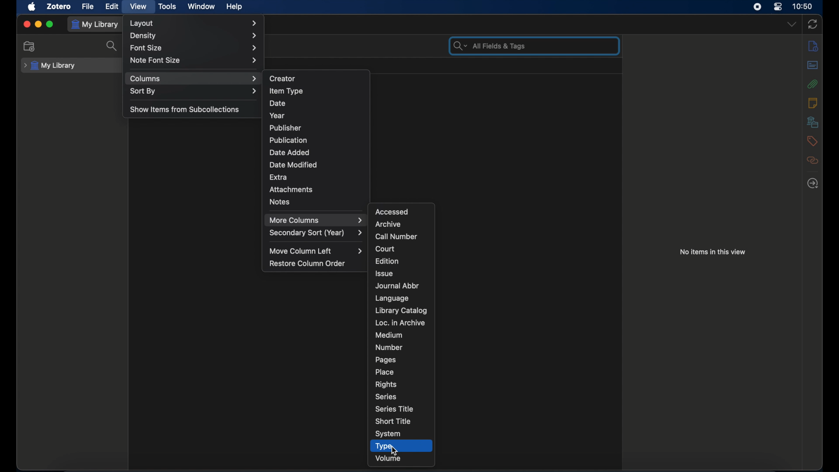 Image resolution: width=839 pixels, height=472 pixels. I want to click on attachments, so click(291, 190).